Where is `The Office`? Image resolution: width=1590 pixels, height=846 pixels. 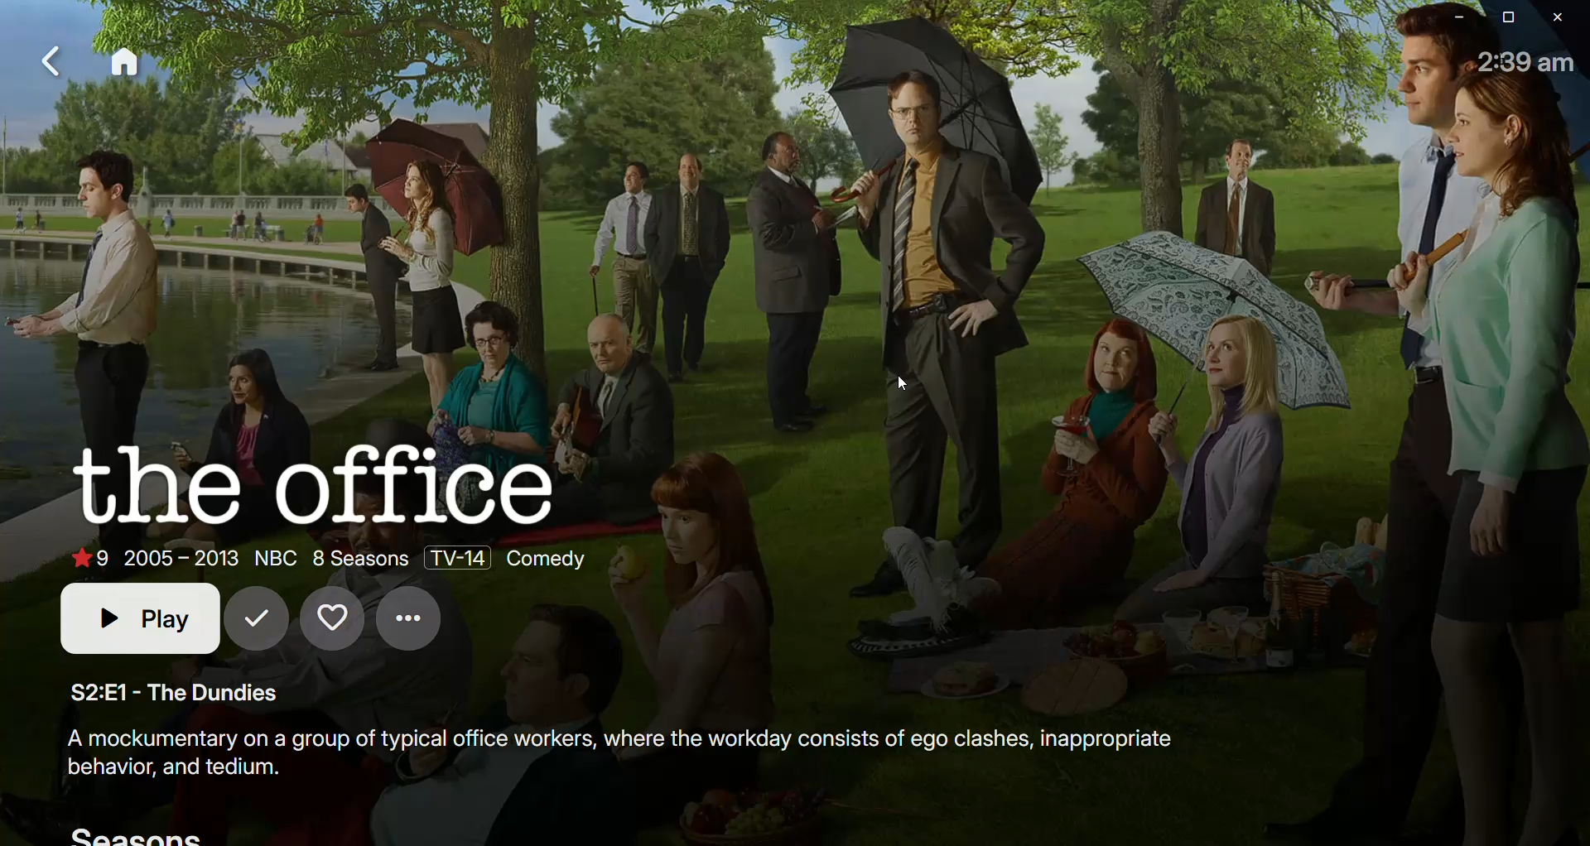
The Office is located at coordinates (335, 478).